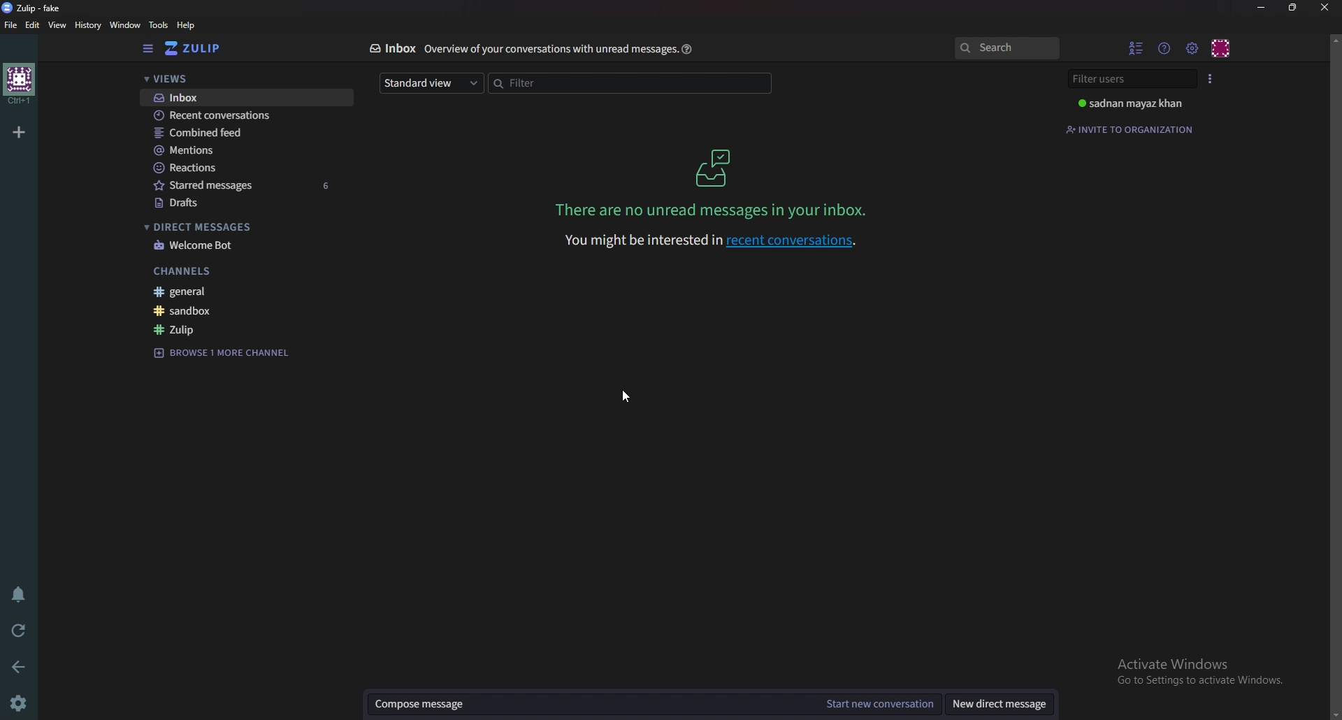 Image resolution: width=1342 pixels, height=720 pixels. Describe the element at coordinates (228, 352) in the screenshot. I see `Browse 1 more channel` at that location.